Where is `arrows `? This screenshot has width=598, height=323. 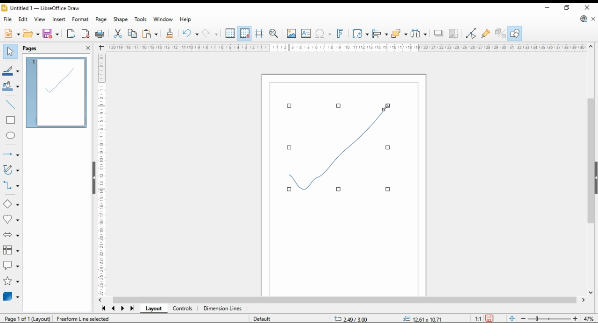
arrows  is located at coordinates (10, 154).